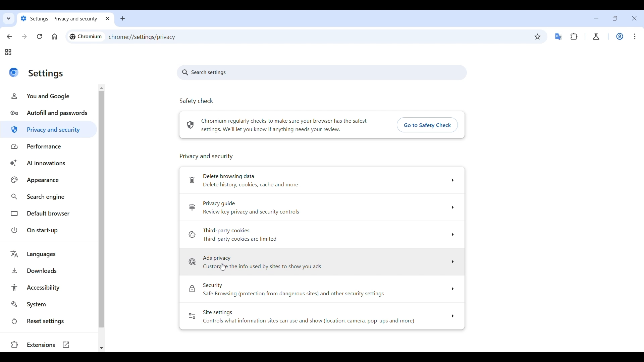 This screenshot has height=362, width=644. Describe the element at coordinates (49, 96) in the screenshot. I see `You and Google` at that location.